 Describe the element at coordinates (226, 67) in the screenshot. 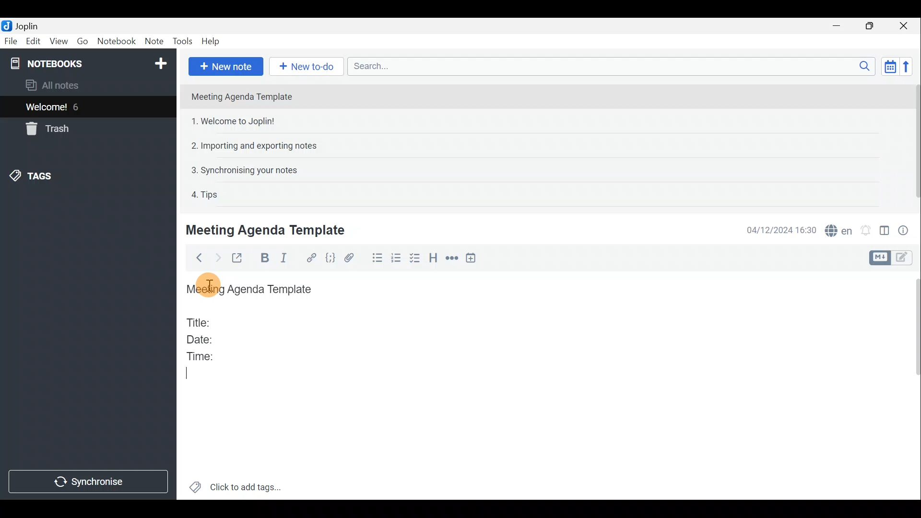

I see `New note` at that location.